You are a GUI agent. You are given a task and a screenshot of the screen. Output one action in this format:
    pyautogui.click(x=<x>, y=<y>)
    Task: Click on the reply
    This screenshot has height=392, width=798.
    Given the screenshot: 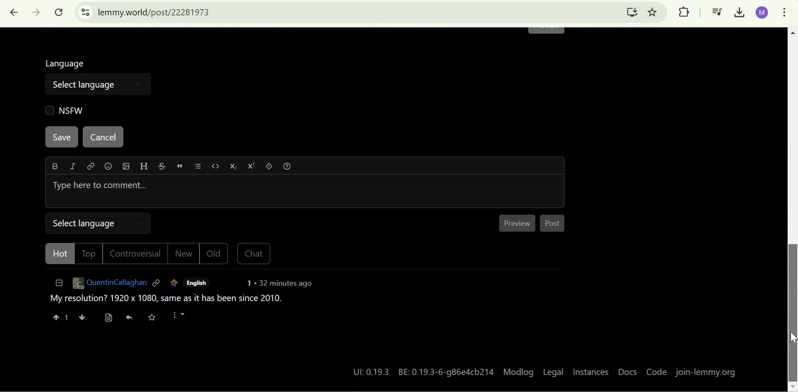 What is the action you would take?
    pyautogui.click(x=131, y=319)
    